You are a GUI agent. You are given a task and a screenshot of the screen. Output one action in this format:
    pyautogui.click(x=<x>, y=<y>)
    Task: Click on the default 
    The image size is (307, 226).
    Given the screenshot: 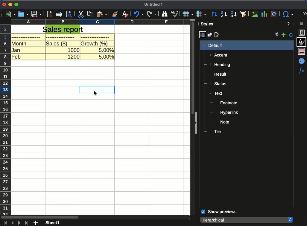 What is the action you would take?
    pyautogui.click(x=212, y=45)
    